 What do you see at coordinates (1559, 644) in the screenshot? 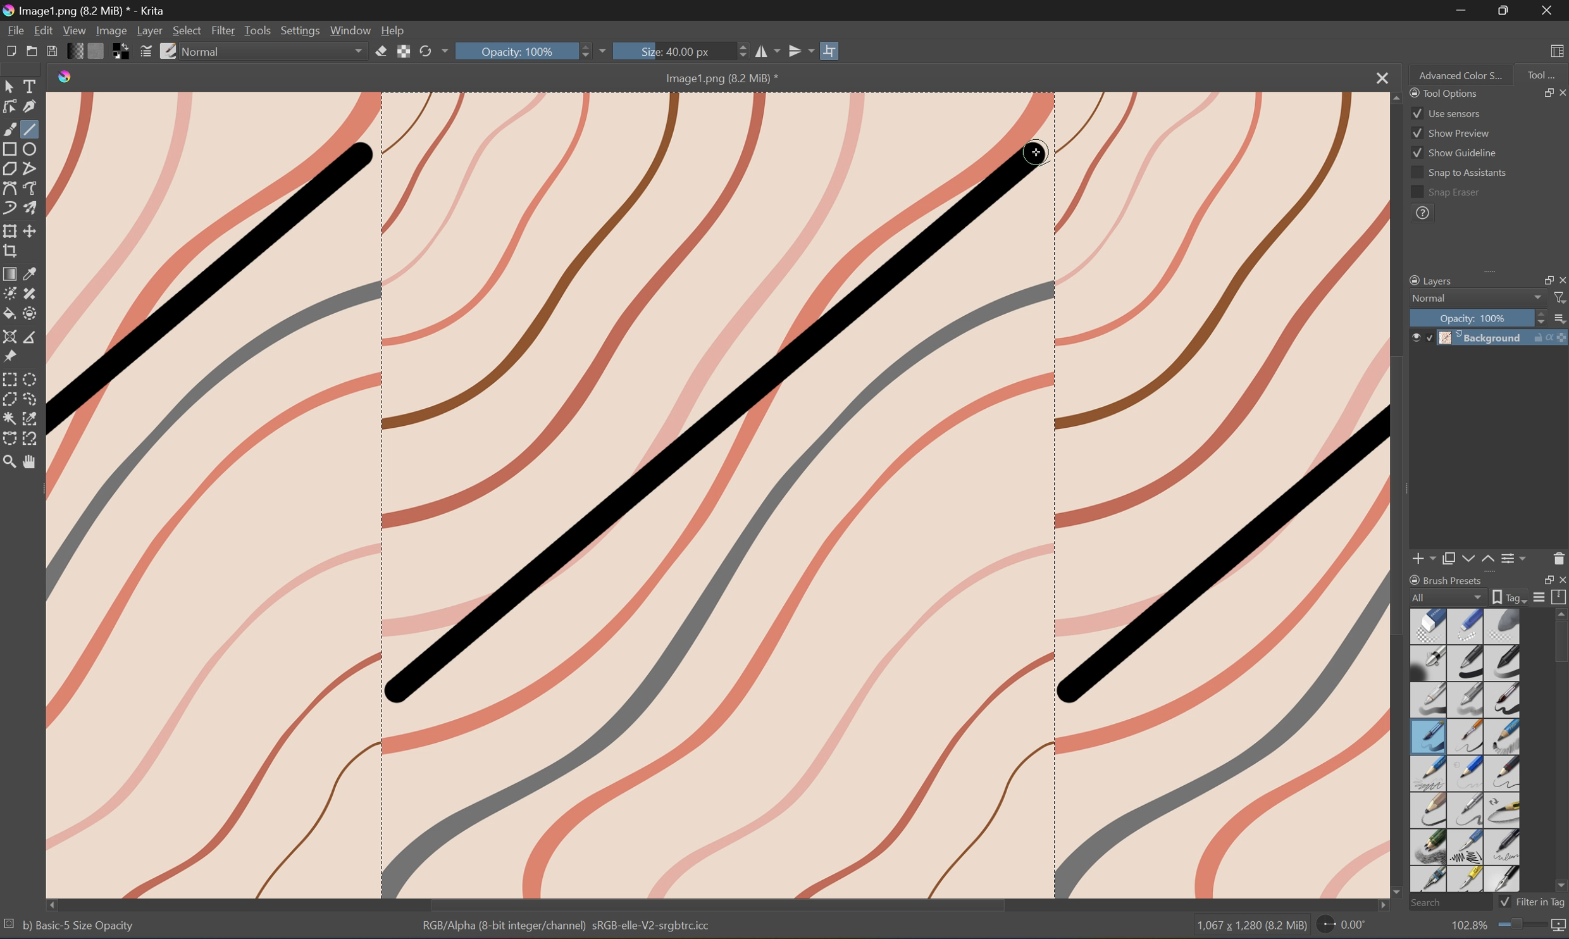
I see `Scroll Bar` at bounding box center [1559, 644].